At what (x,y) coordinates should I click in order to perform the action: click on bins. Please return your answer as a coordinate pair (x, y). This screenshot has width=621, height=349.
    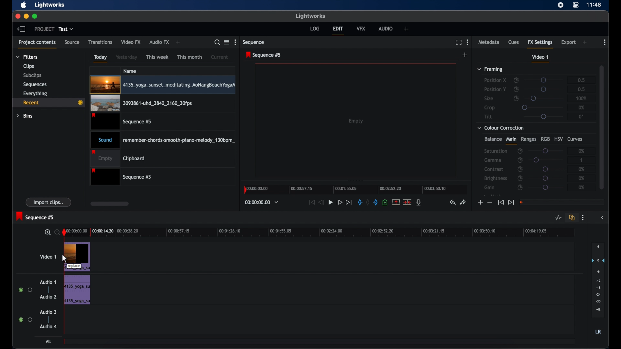
    Looking at the image, I should click on (25, 115).